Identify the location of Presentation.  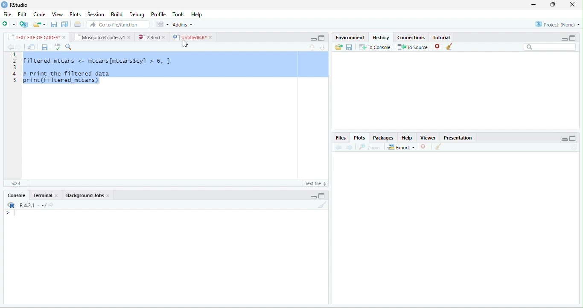
(458, 138).